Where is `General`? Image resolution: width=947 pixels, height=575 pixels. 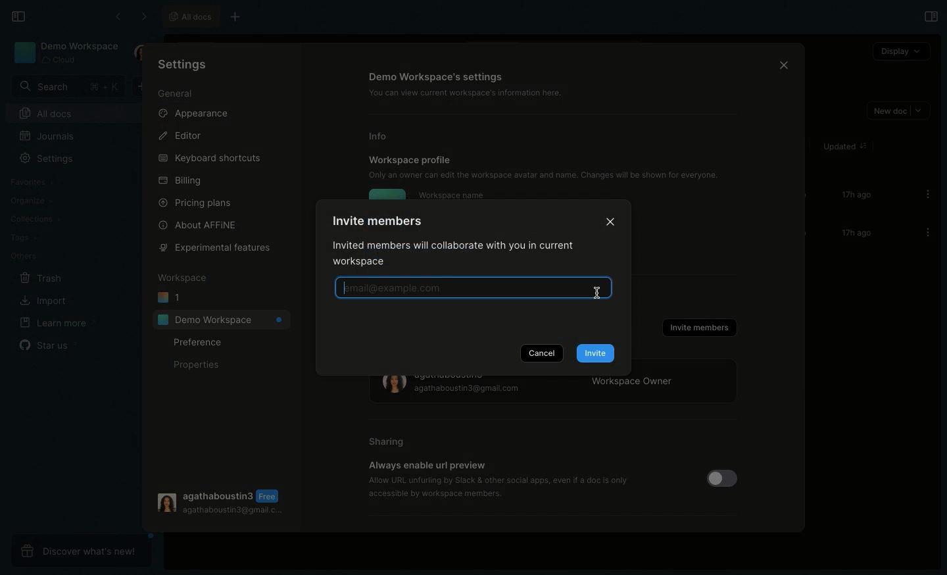 General is located at coordinates (177, 93).